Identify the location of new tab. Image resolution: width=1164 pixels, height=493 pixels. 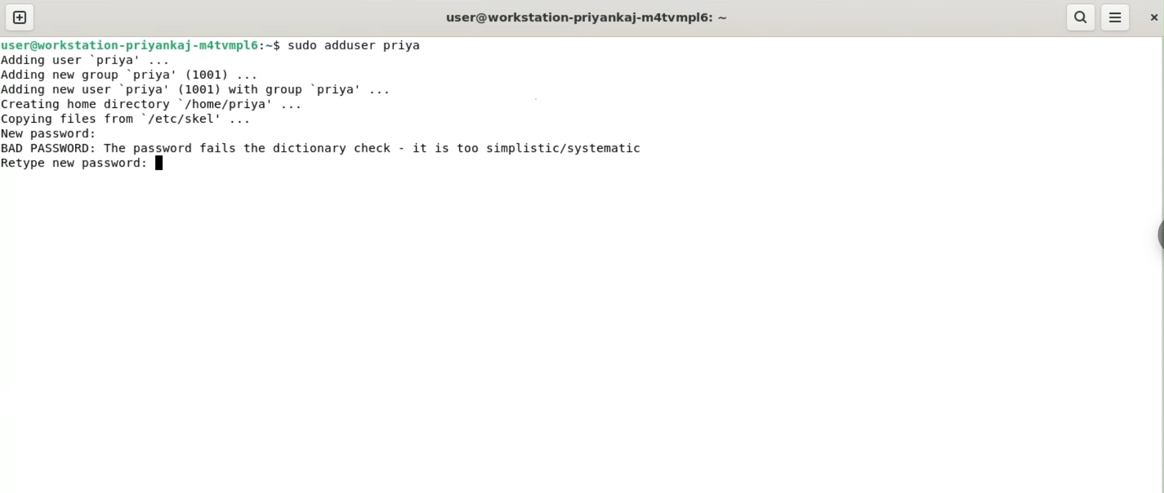
(20, 17).